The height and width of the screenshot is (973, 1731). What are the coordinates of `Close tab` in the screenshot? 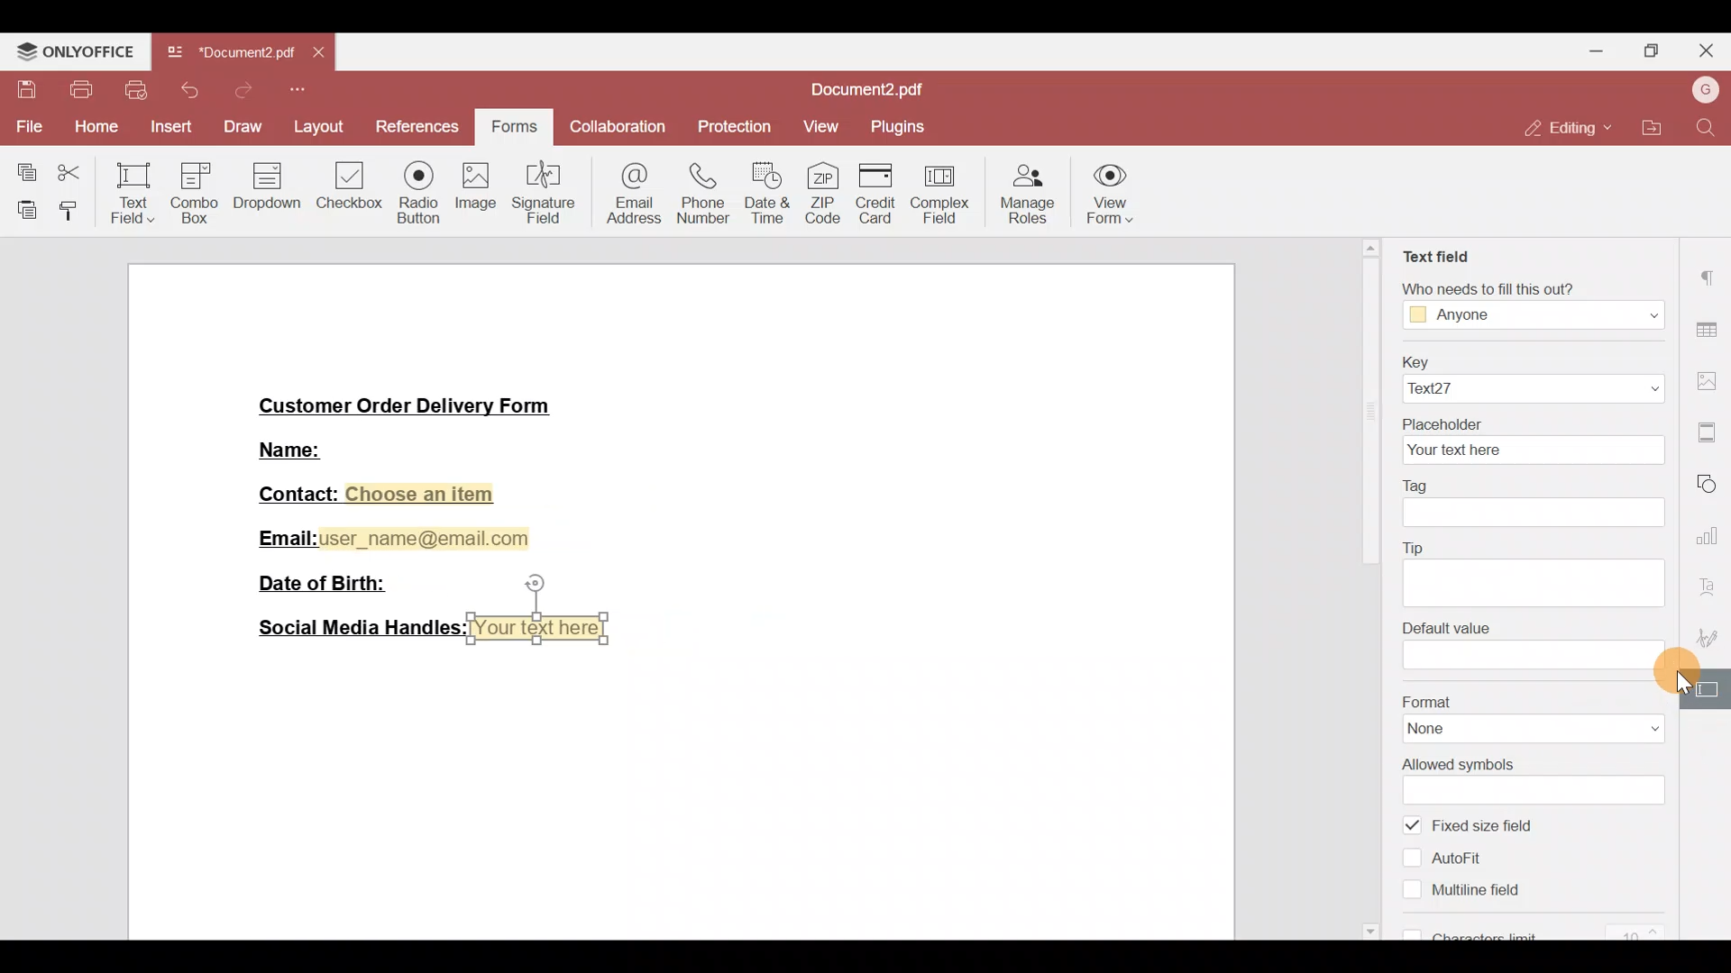 It's located at (322, 56).